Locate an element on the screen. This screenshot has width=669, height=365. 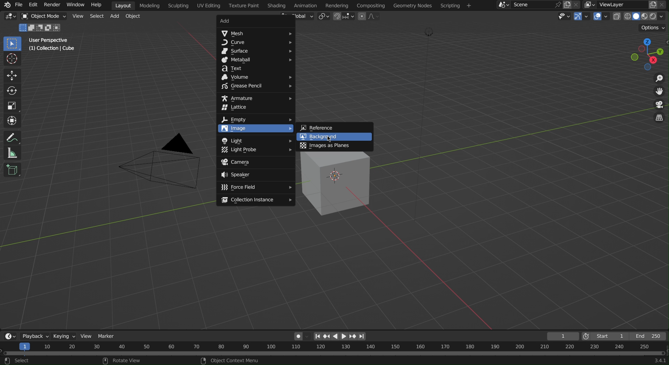
Metaball is located at coordinates (256, 61).